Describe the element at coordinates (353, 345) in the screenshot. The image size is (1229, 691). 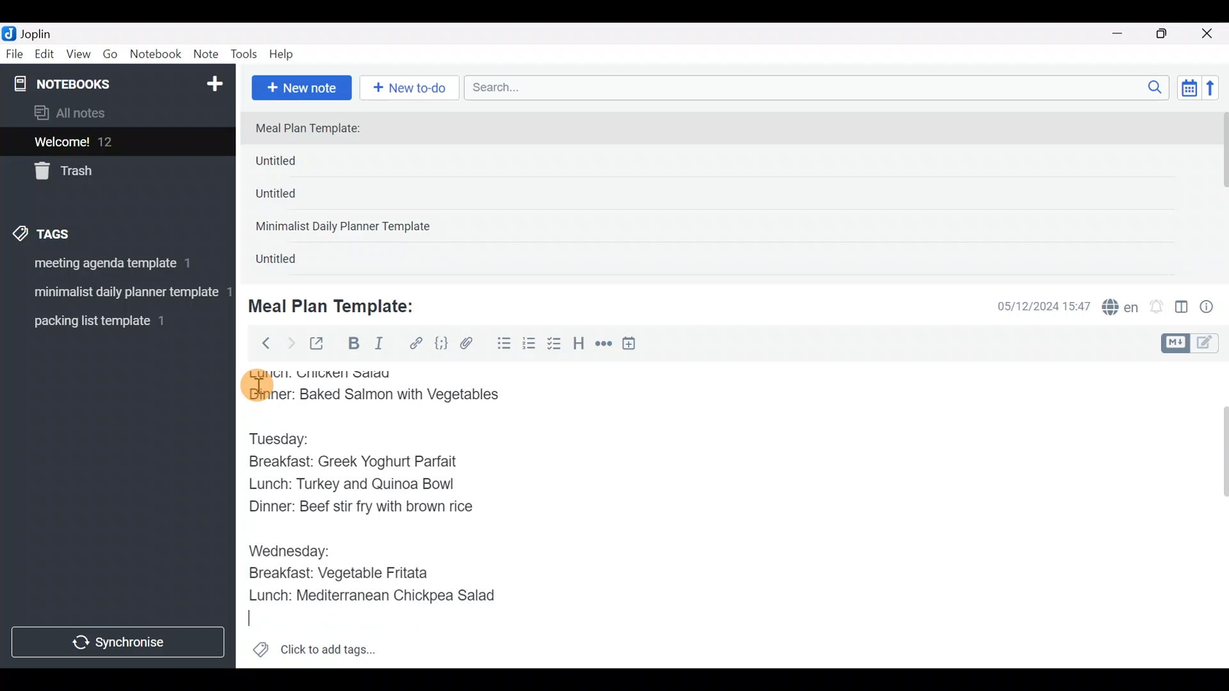
I see `Bold` at that location.